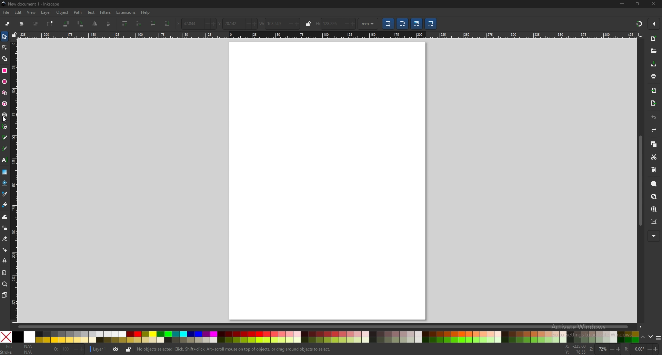 The image size is (662, 355). Describe the element at coordinates (4, 250) in the screenshot. I see `connector` at that location.